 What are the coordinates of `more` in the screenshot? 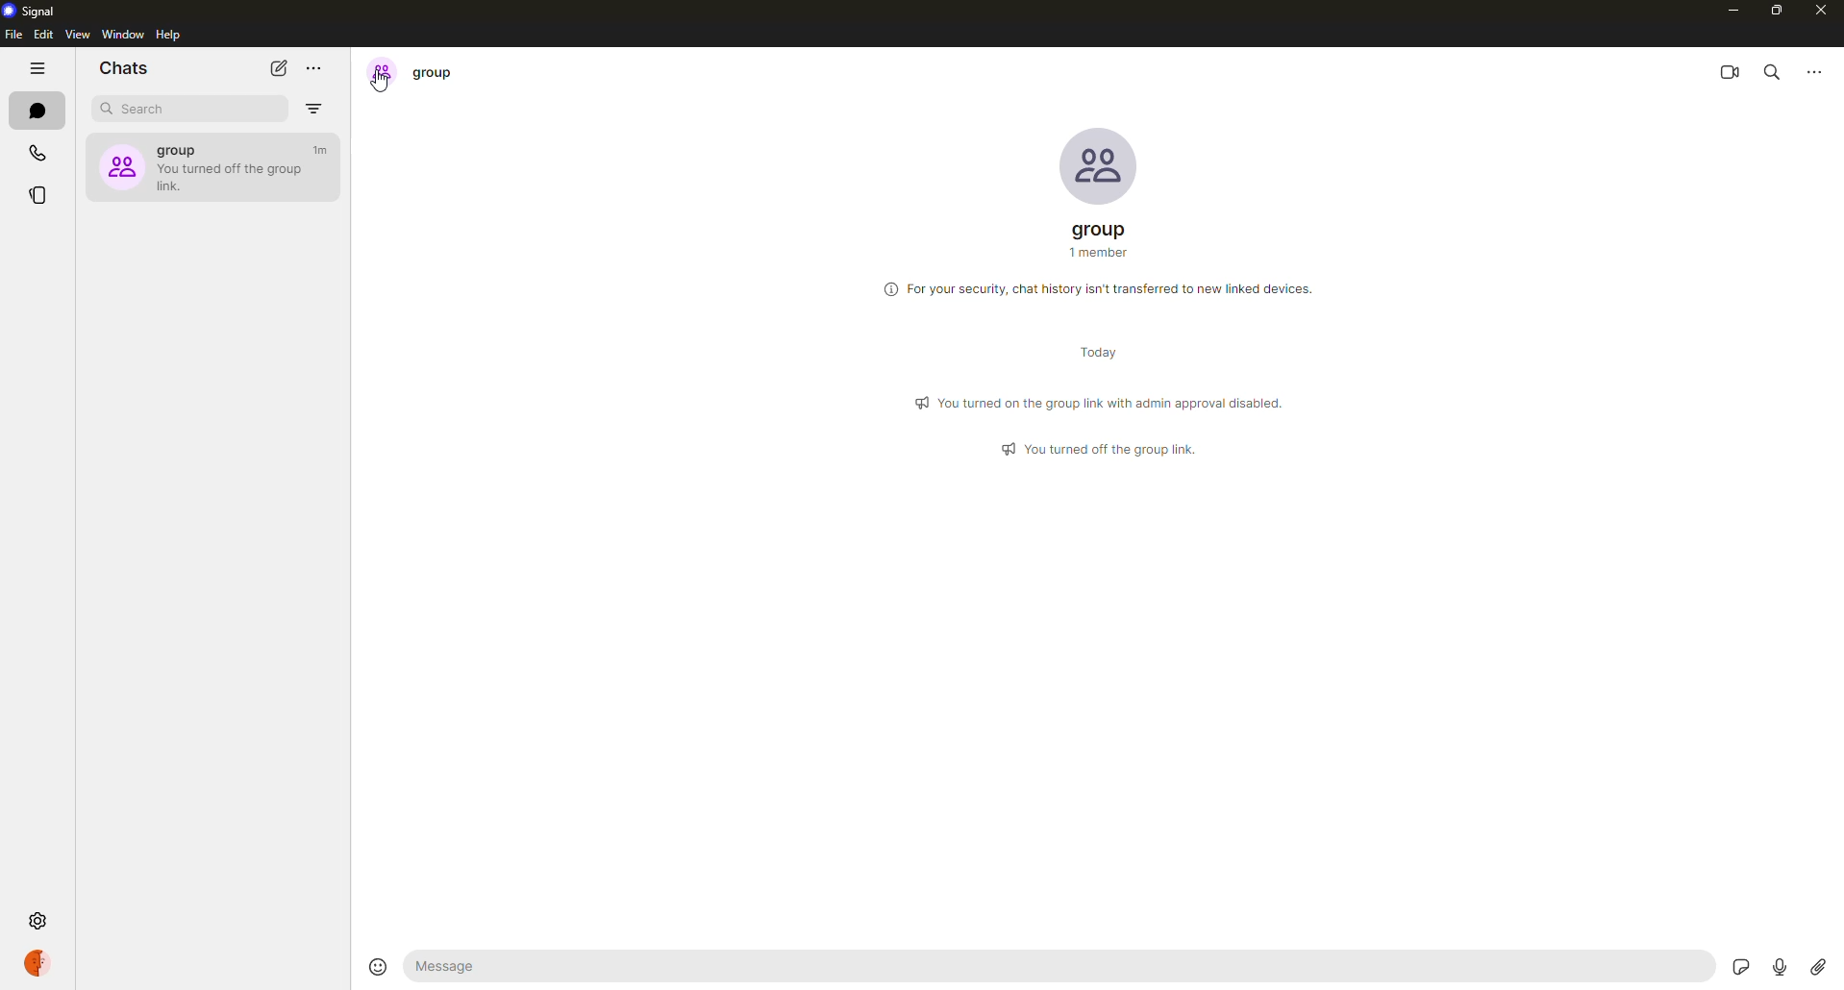 It's located at (1813, 71).